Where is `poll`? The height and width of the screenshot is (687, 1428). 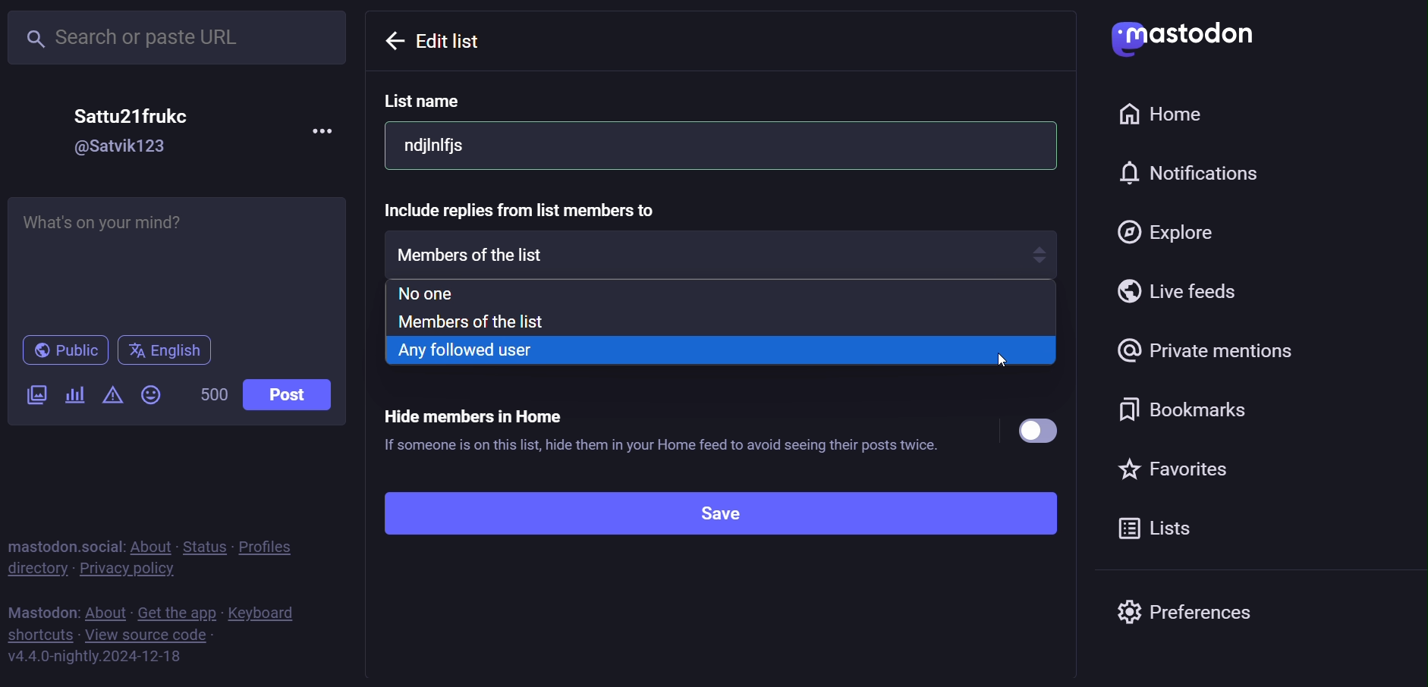 poll is located at coordinates (80, 395).